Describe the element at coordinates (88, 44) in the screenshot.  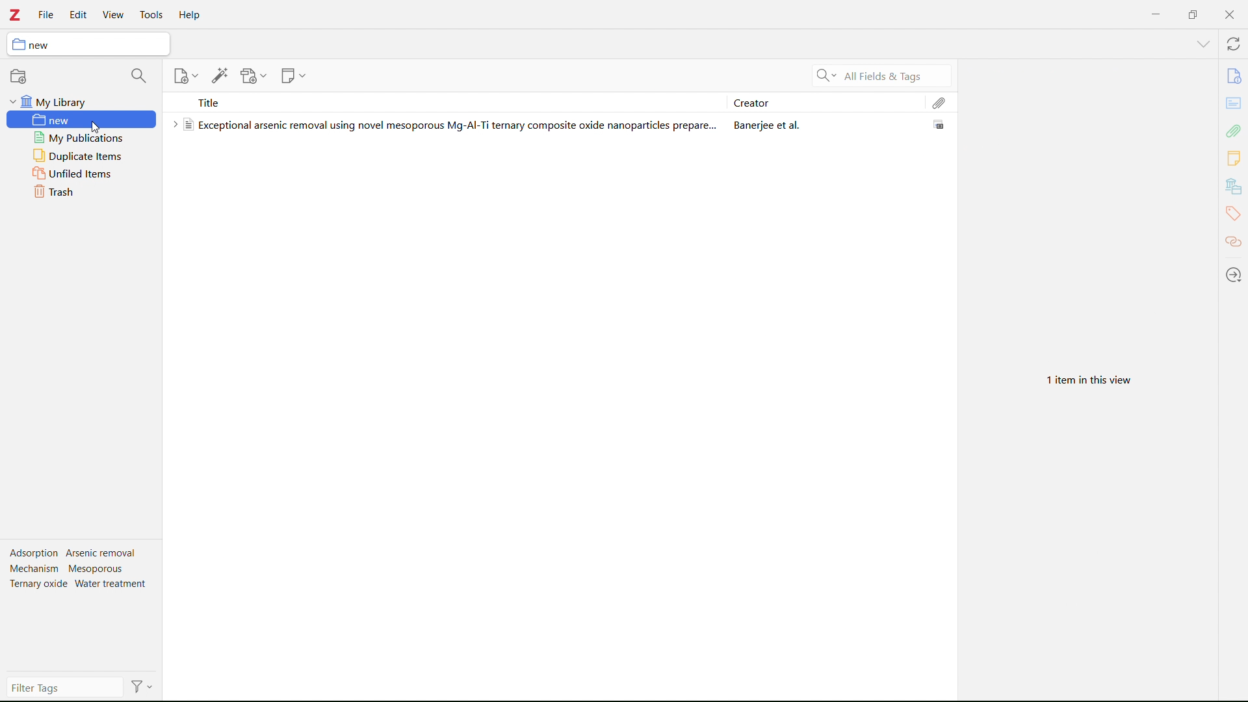
I see `selected library` at that location.